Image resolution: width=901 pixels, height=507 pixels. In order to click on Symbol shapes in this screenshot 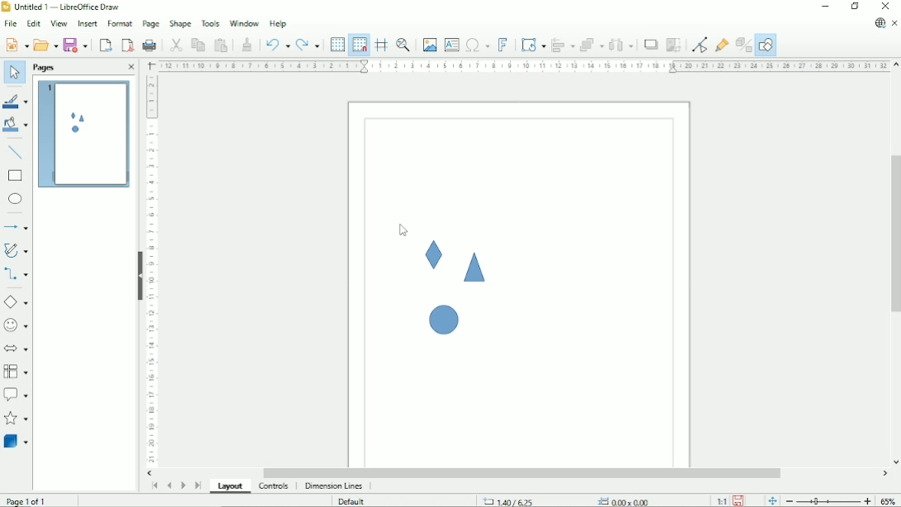, I will do `click(17, 325)`.